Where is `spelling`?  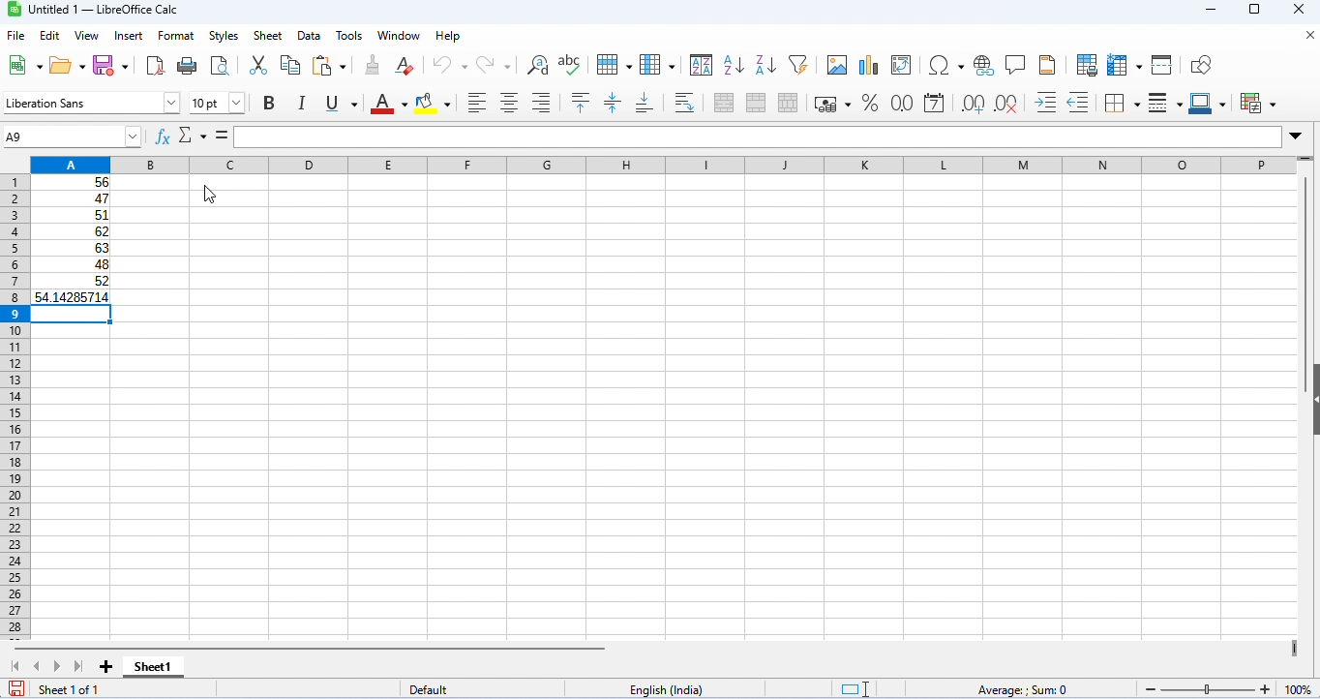
spelling is located at coordinates (571, 64).